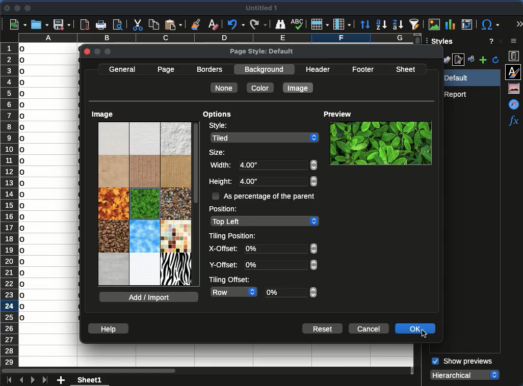 The width and height of the screenshot is (523, 386). Describe the element at coordinates (119, 24) in the screenshot. I see `print preview` at that location.